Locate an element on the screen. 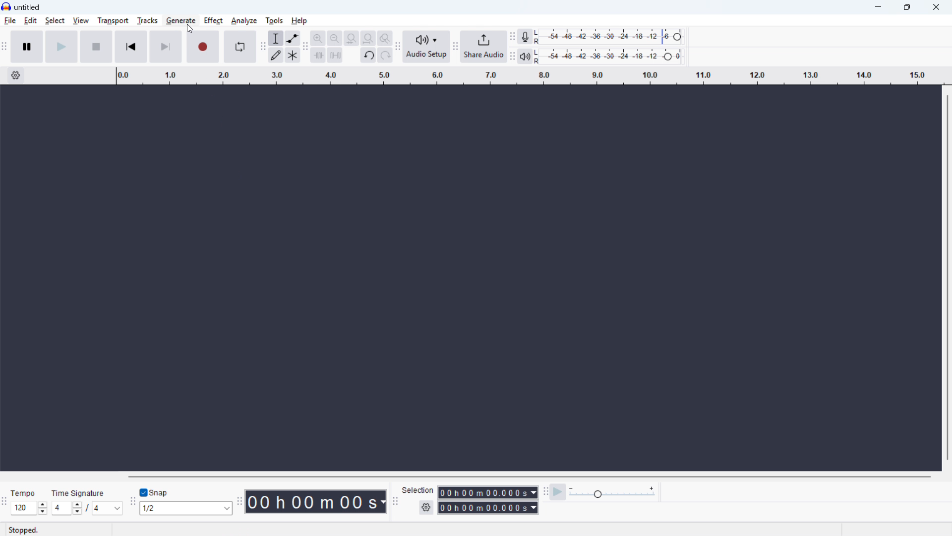 The width and height of the screenshot is (952, 536). Set time signature  is located at coordinates (89, 508).